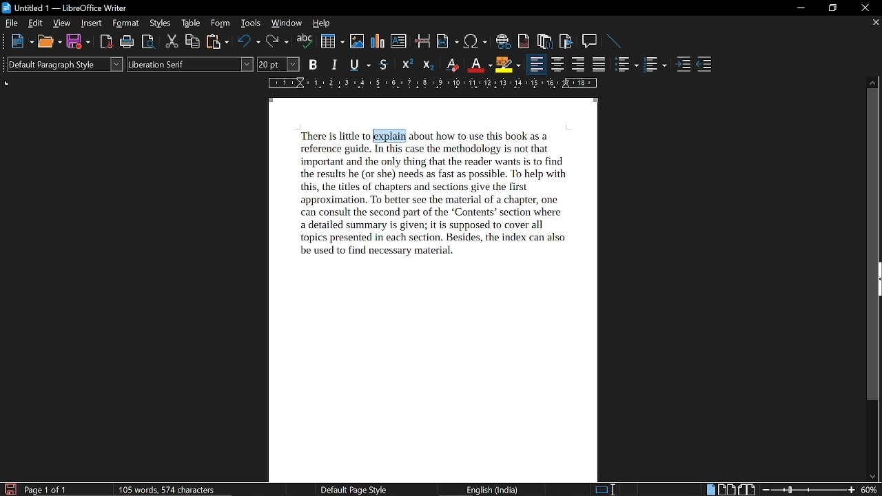  Describe the element at coordinates (746, 490) in the screenshot. I see `book view` at that location.